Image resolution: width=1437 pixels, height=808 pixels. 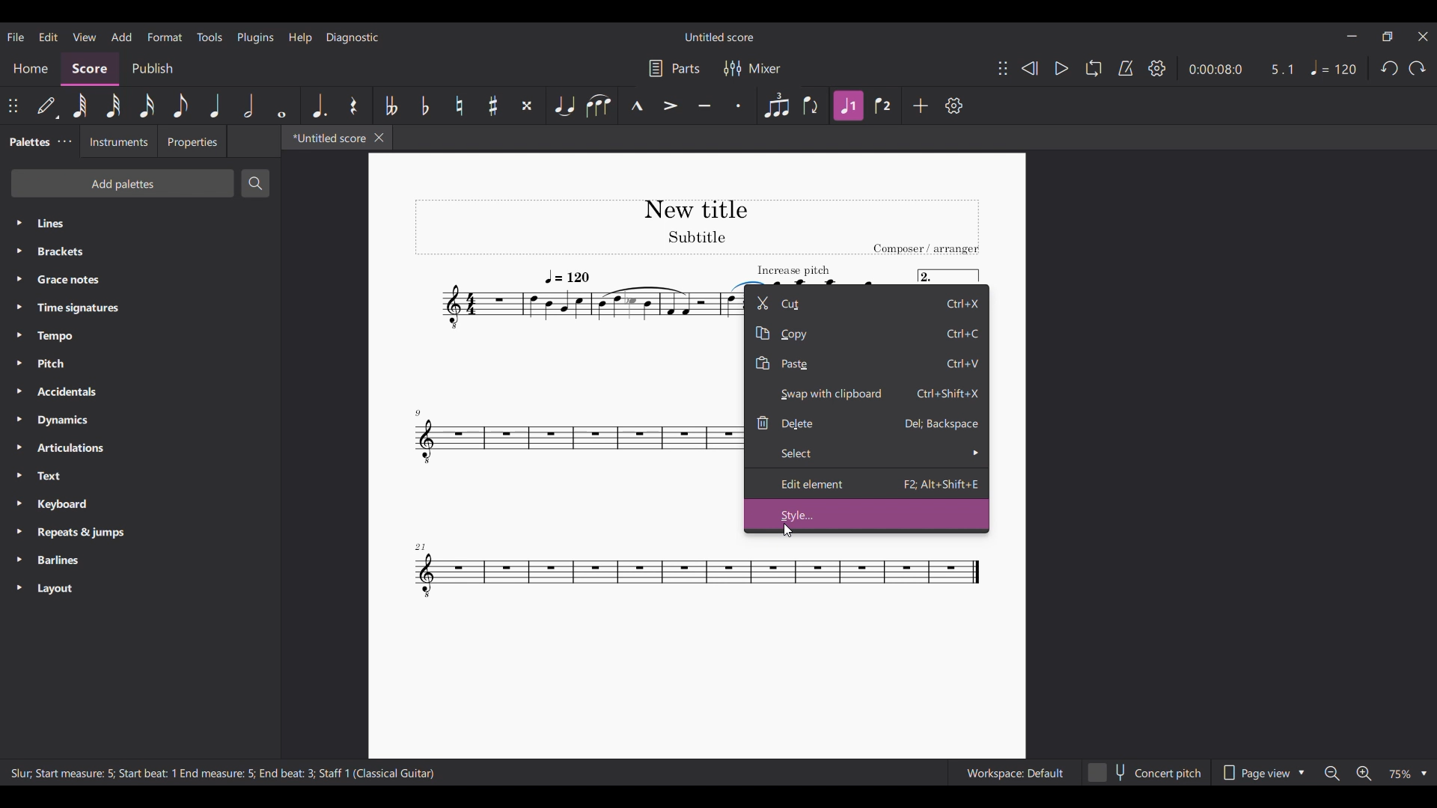 I want to click on Diagnostic menu, so click(x=353, y=38).